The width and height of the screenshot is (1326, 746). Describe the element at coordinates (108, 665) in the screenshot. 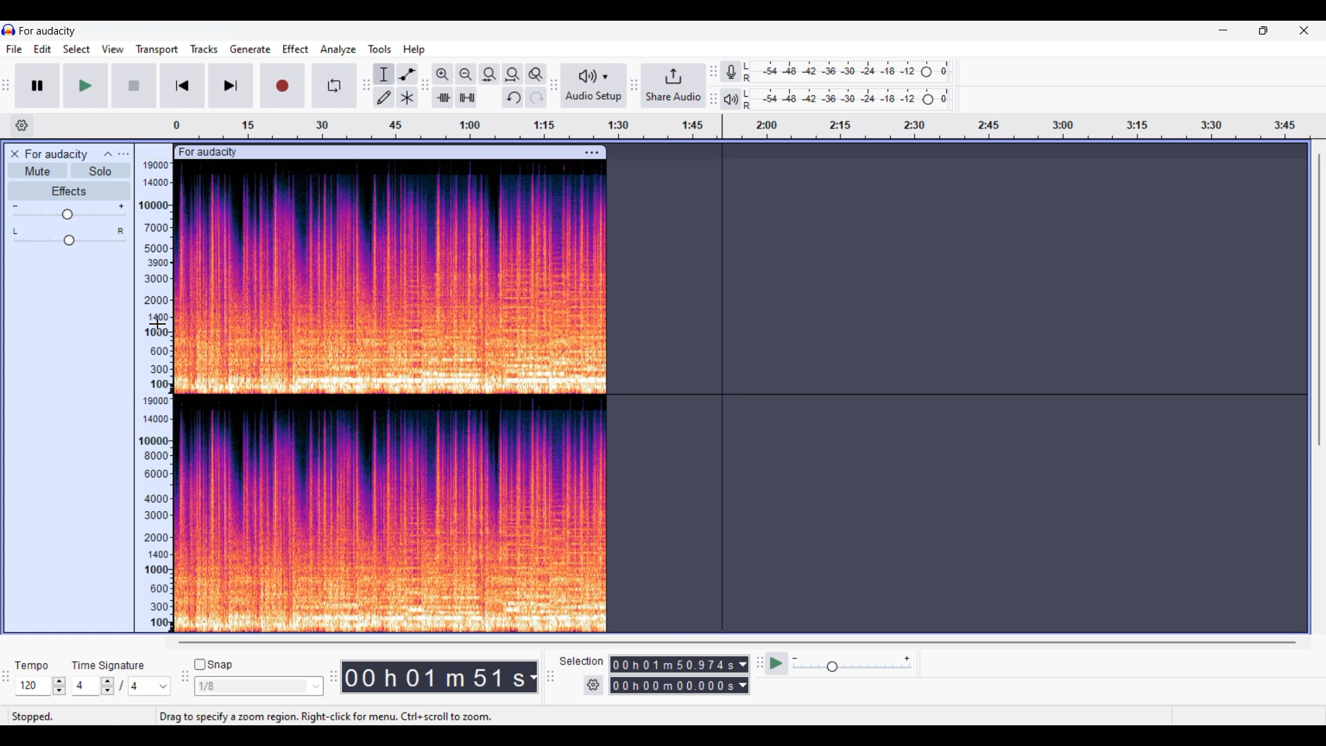

I see `Indicates time signature settings` at that location.